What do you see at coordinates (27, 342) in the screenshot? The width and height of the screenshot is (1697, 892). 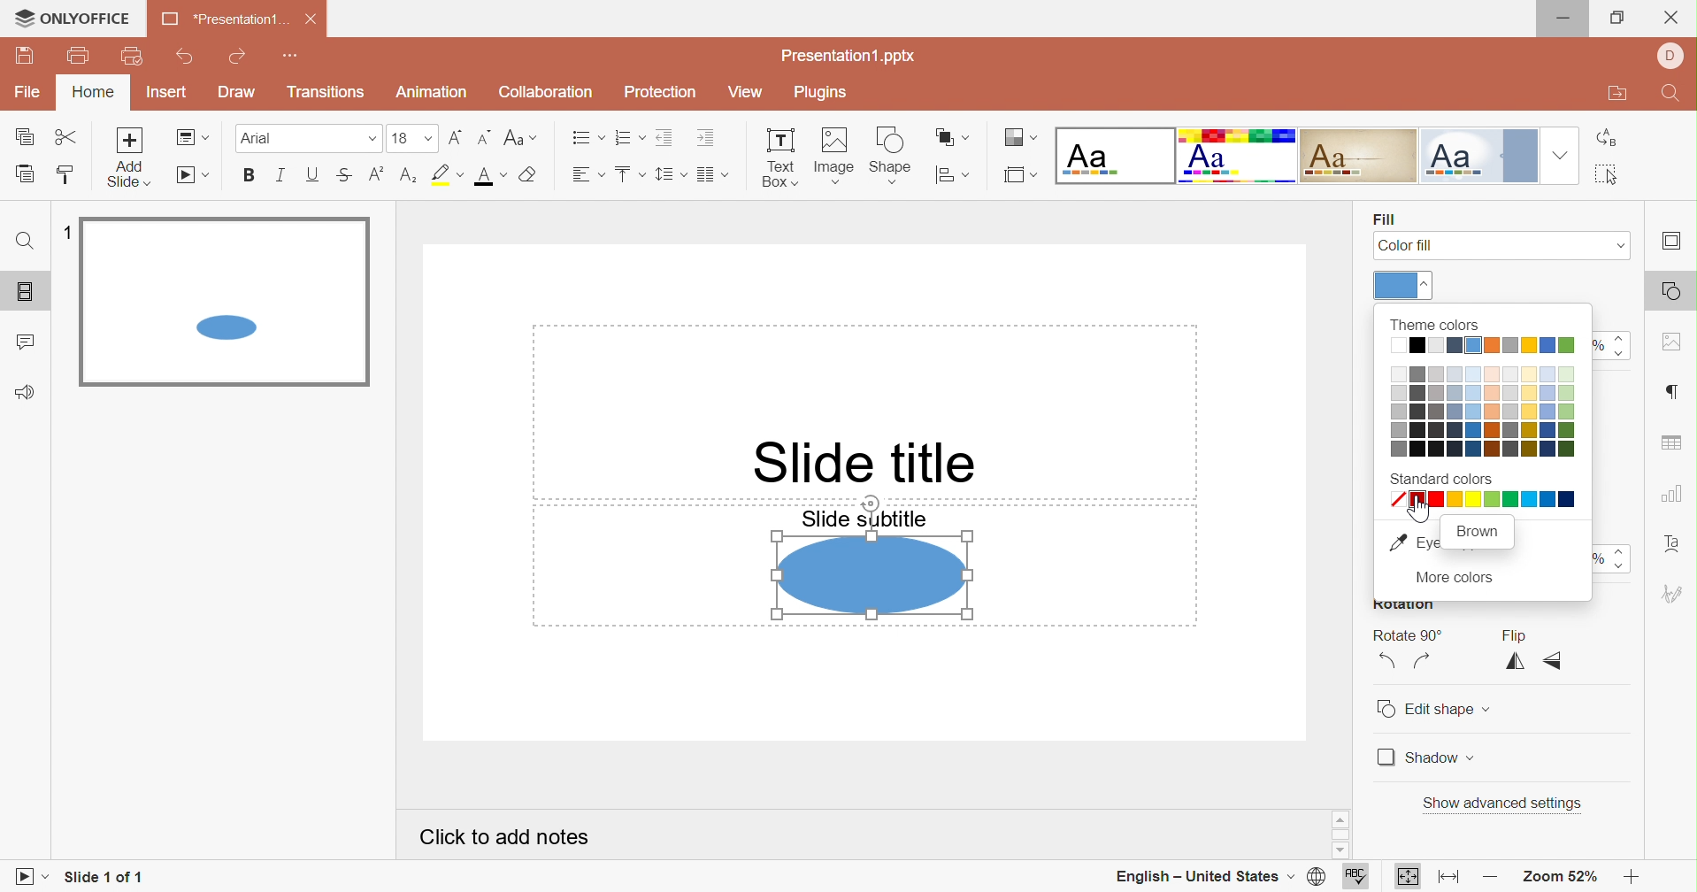 I see `Comments` at bounding box center [27, 342].